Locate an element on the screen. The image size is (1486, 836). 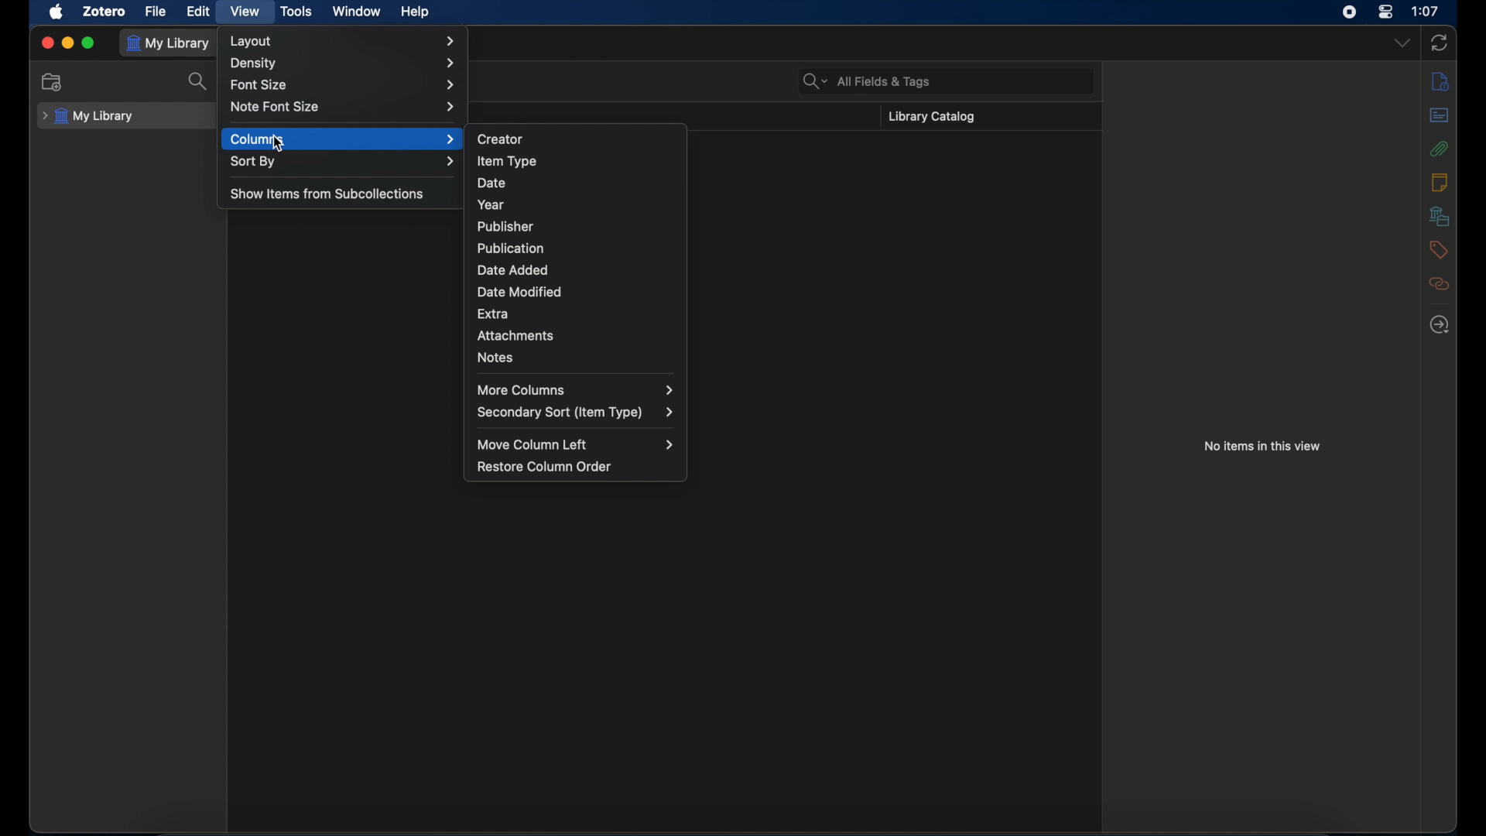
libraries is located at coordinates (1440, 215).